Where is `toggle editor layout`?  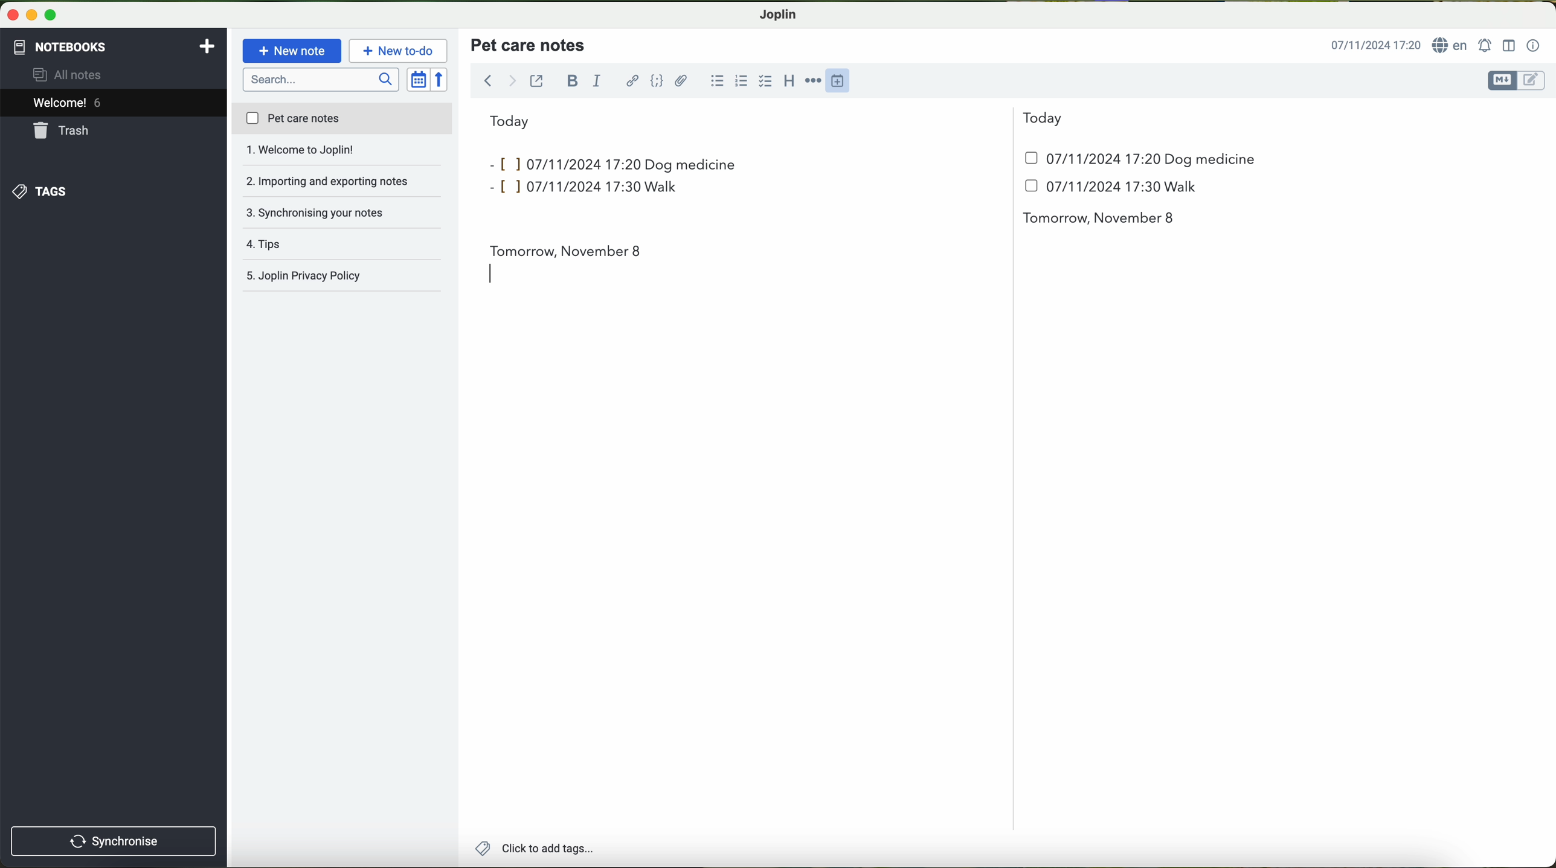
toggle editor layout is located at coordinates (1509, 45).